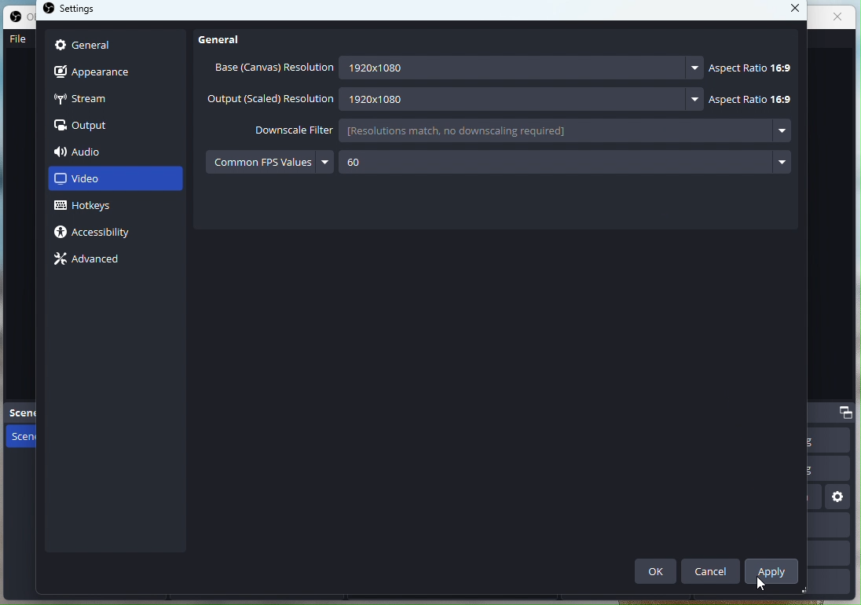 The height and width of the screenshot is (605, 861). What do you see at coordinates (112, 100) in the screenshot?
I see `Stream` at bounding box center [112, 100].